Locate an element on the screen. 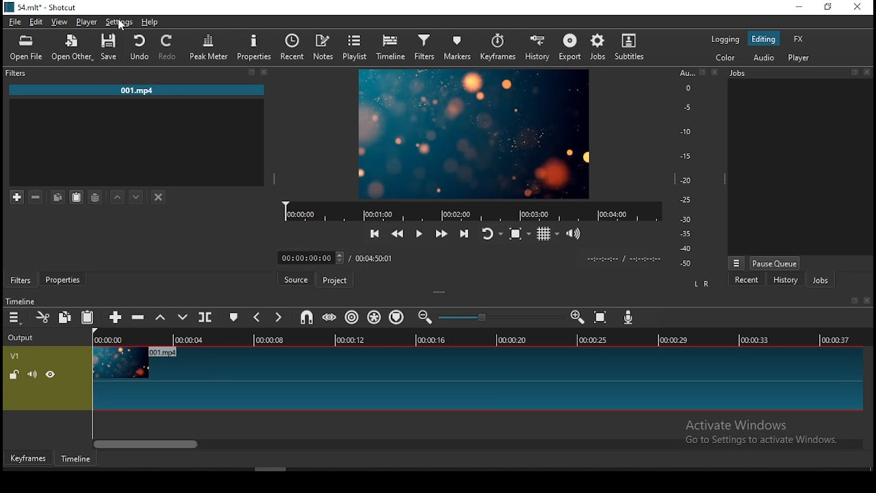 This screenshot has height=493, width=876. zoom timeline in is located at coordinates (426, 318).